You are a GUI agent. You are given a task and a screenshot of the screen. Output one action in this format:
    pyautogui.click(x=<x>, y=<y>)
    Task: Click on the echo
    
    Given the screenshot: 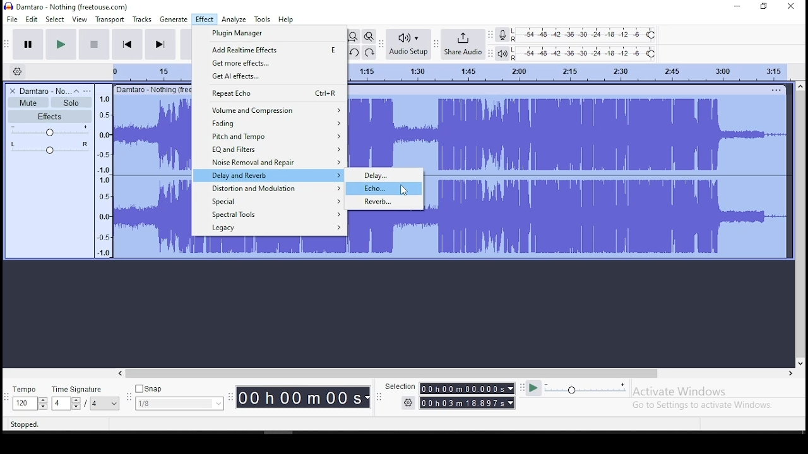 What is the action you would take?
    pyautogui.click(x=384, y=189)
    